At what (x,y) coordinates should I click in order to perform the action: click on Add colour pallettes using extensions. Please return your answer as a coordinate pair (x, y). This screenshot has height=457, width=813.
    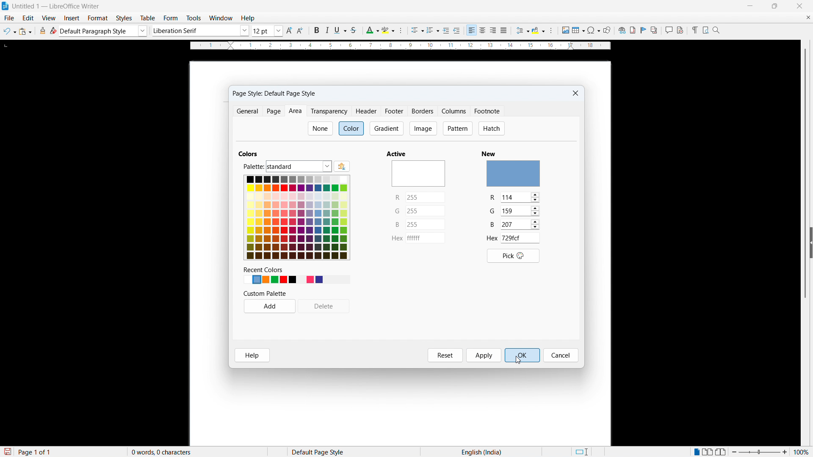
    Looking at the image, I should click on (342, 166).